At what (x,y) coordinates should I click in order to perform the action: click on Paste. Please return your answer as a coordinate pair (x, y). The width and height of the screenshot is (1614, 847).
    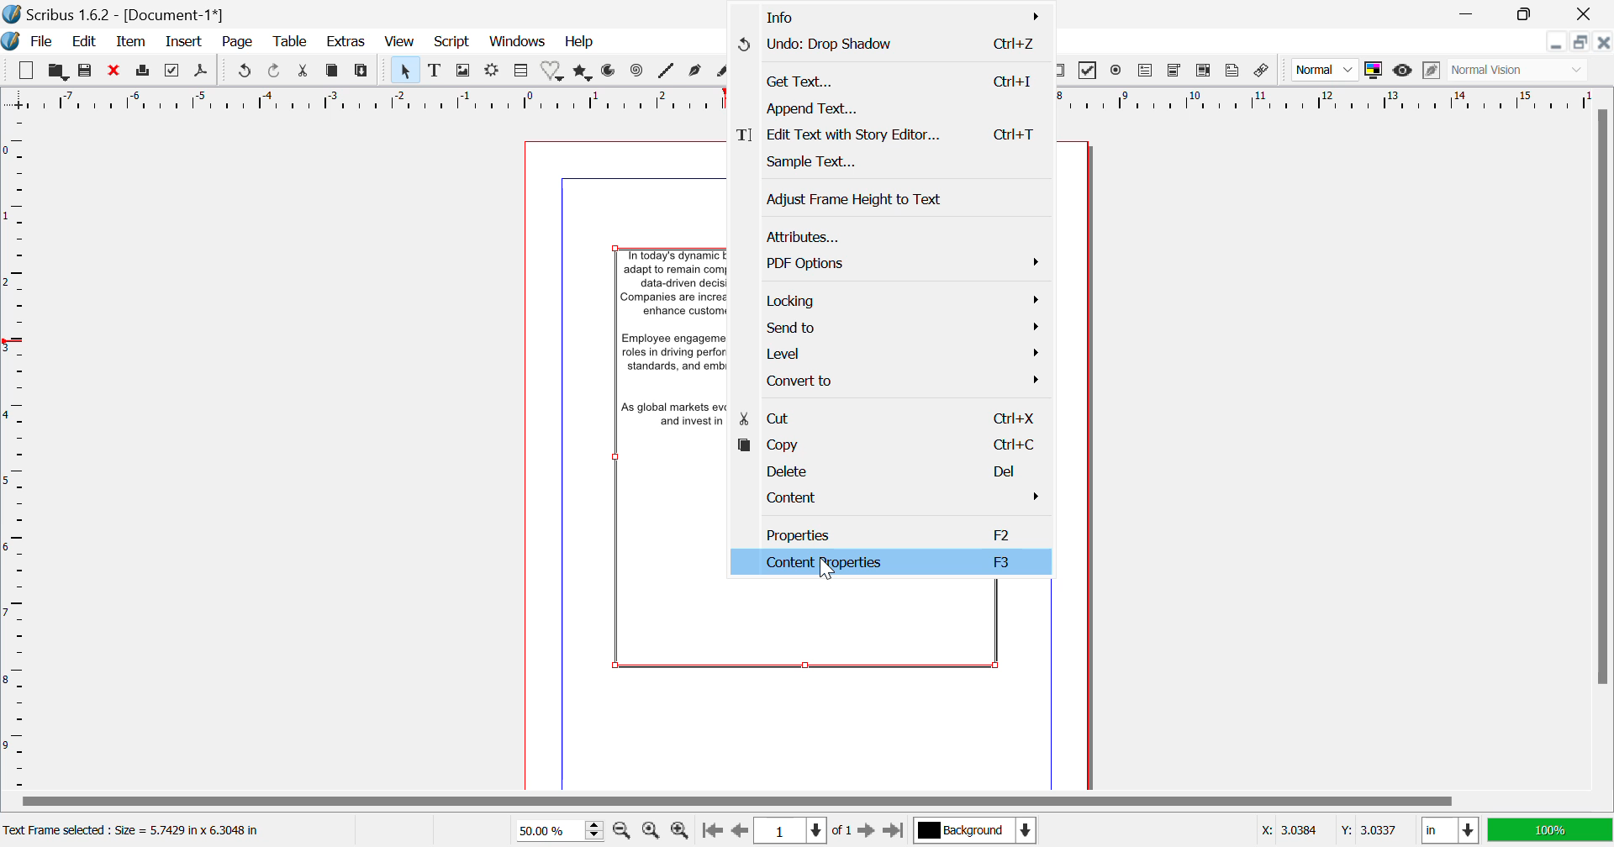
    Looking at the image, I should click on (362, 71).